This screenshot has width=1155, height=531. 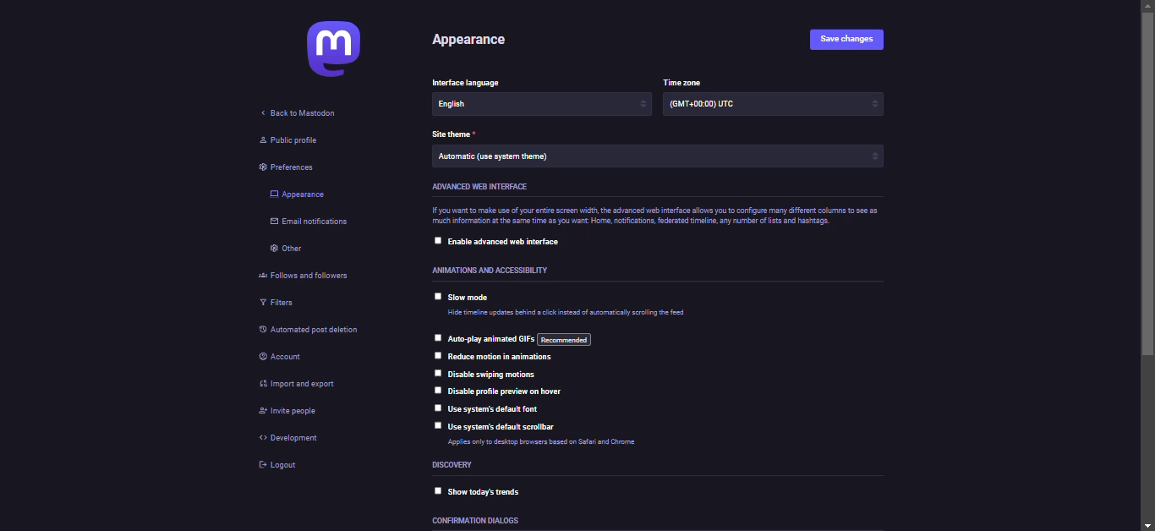 I want to click on invite people, so click(x=287, y=413).